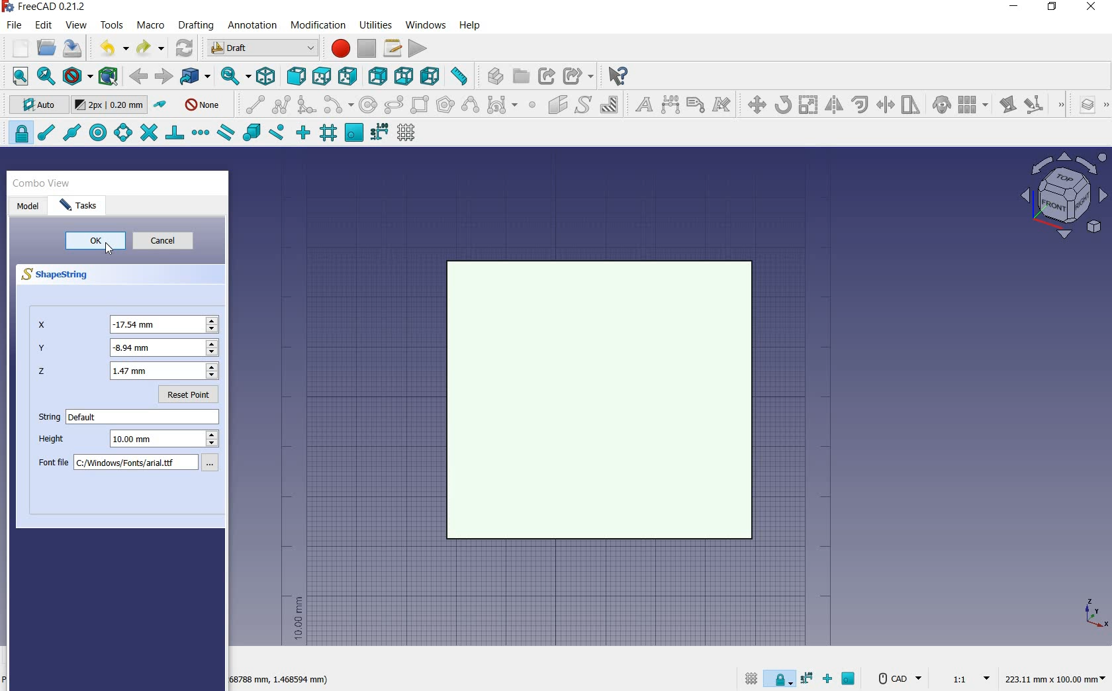 This screenshot has height=691, width=1112. What do you see at coordinates (96, 133) in the screenshot?
I see `snap center` at bounding box center [96, 133].